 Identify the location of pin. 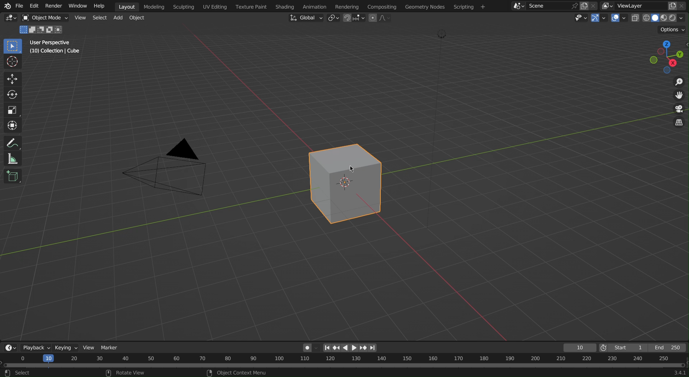
(573, 6).